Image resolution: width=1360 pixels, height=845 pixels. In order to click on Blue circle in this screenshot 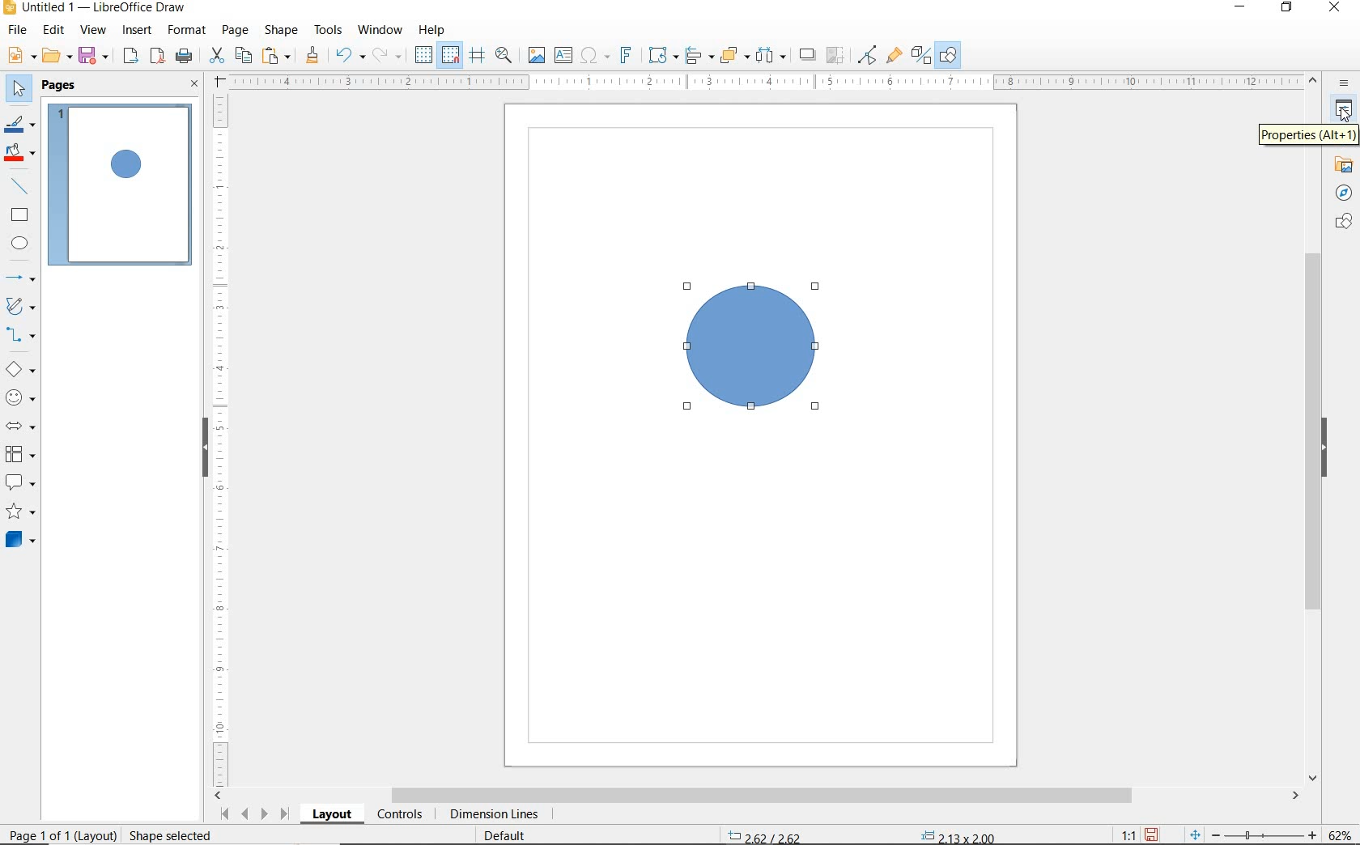, I will do `click(751, 345)`.